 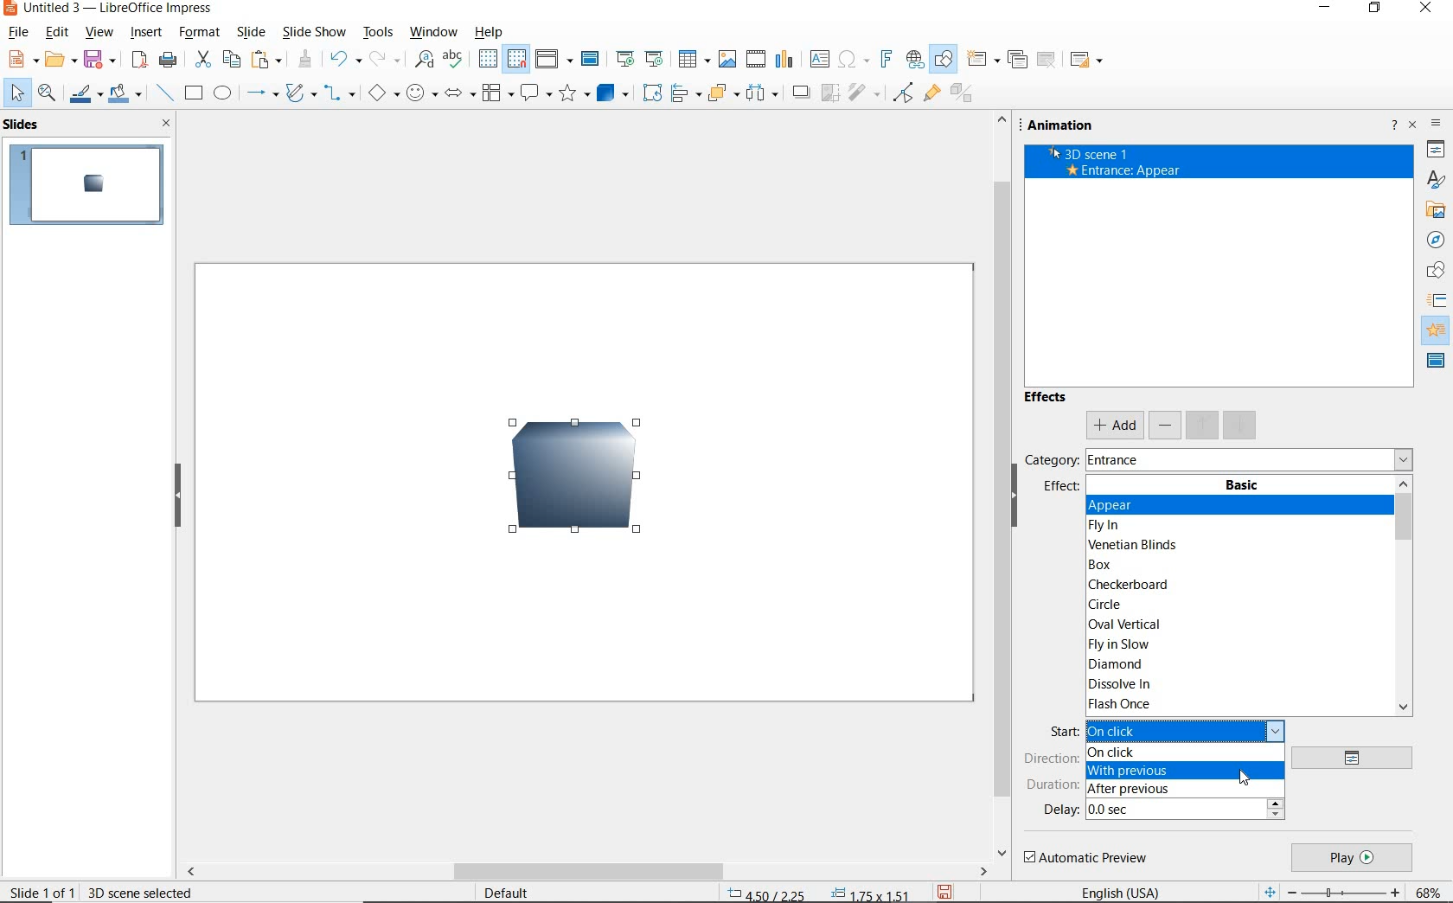 What do you see at coordinates (234, 58) in the screenshot?
I see `copy` at bounding box center [234, 58].